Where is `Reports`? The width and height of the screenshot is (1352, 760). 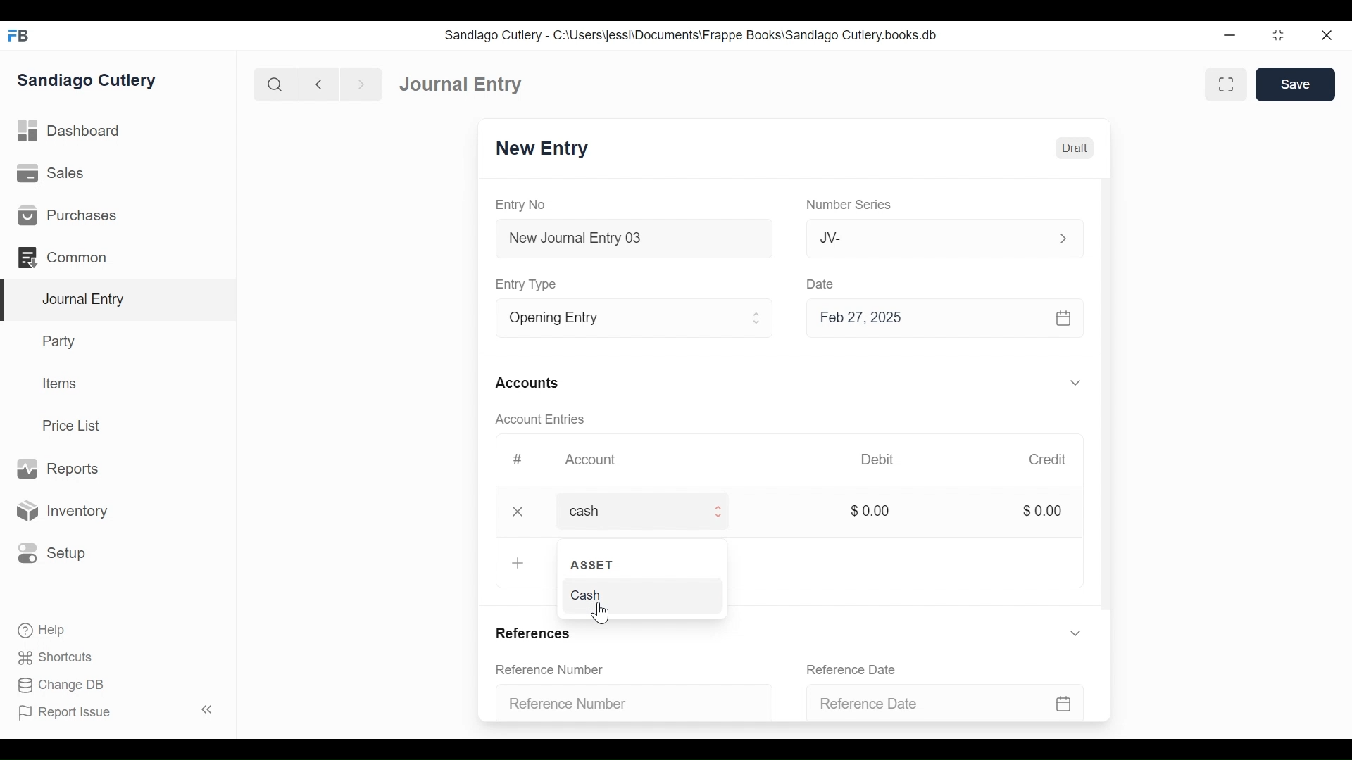
Reports is located at coordinates (62, 469).